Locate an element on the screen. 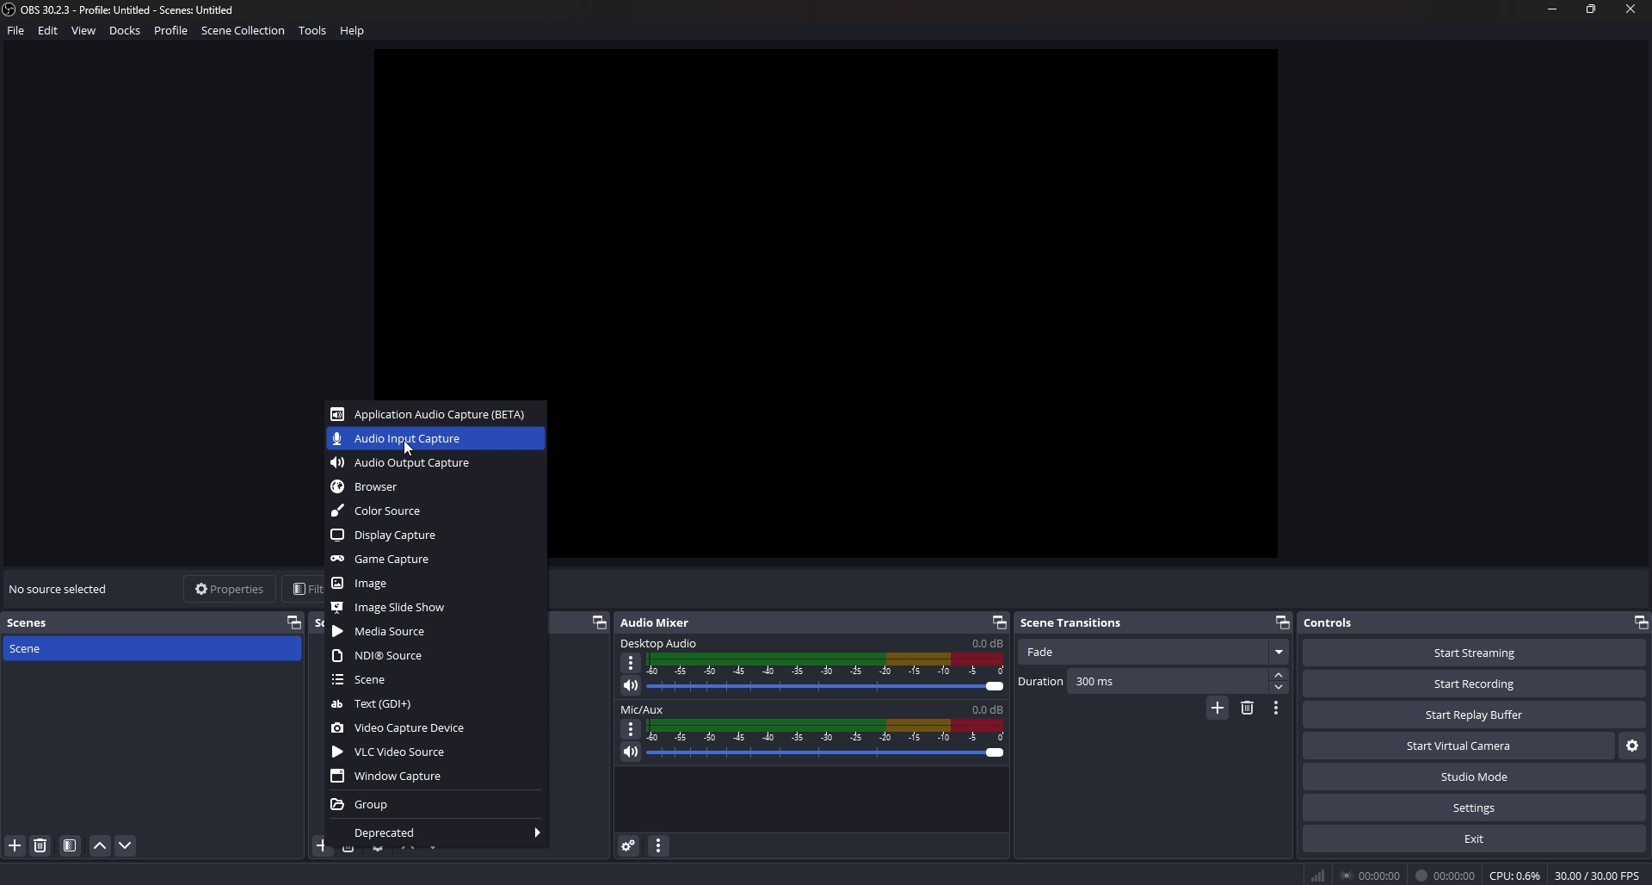 The height and width of the screenshot is (885, 1652). volume adjust is located at coordinates (826, 742).